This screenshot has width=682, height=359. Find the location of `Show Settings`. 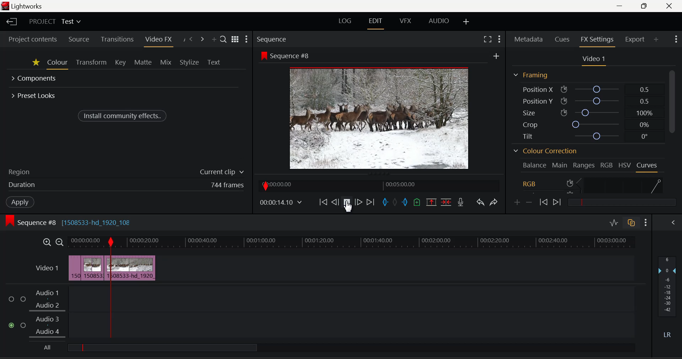

Show Settings is located at coordinates (500, 39).